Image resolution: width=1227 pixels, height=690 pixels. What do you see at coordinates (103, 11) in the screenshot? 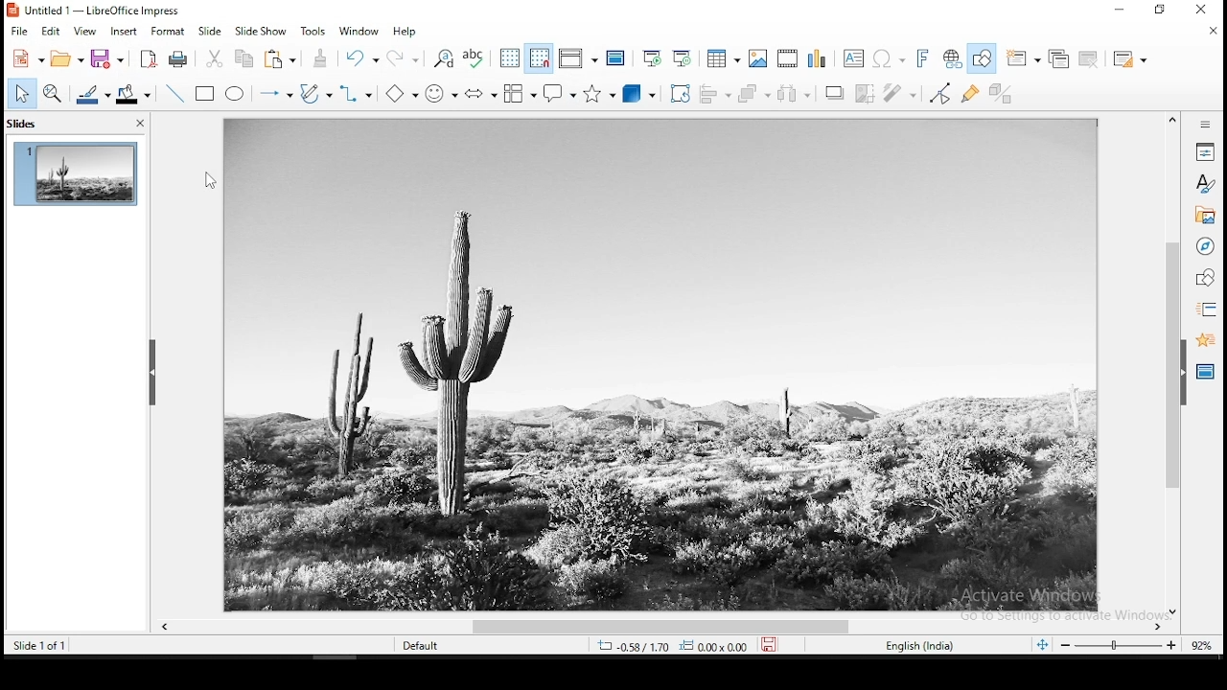
I see `icon and filename` at bounding box center [103, 11].